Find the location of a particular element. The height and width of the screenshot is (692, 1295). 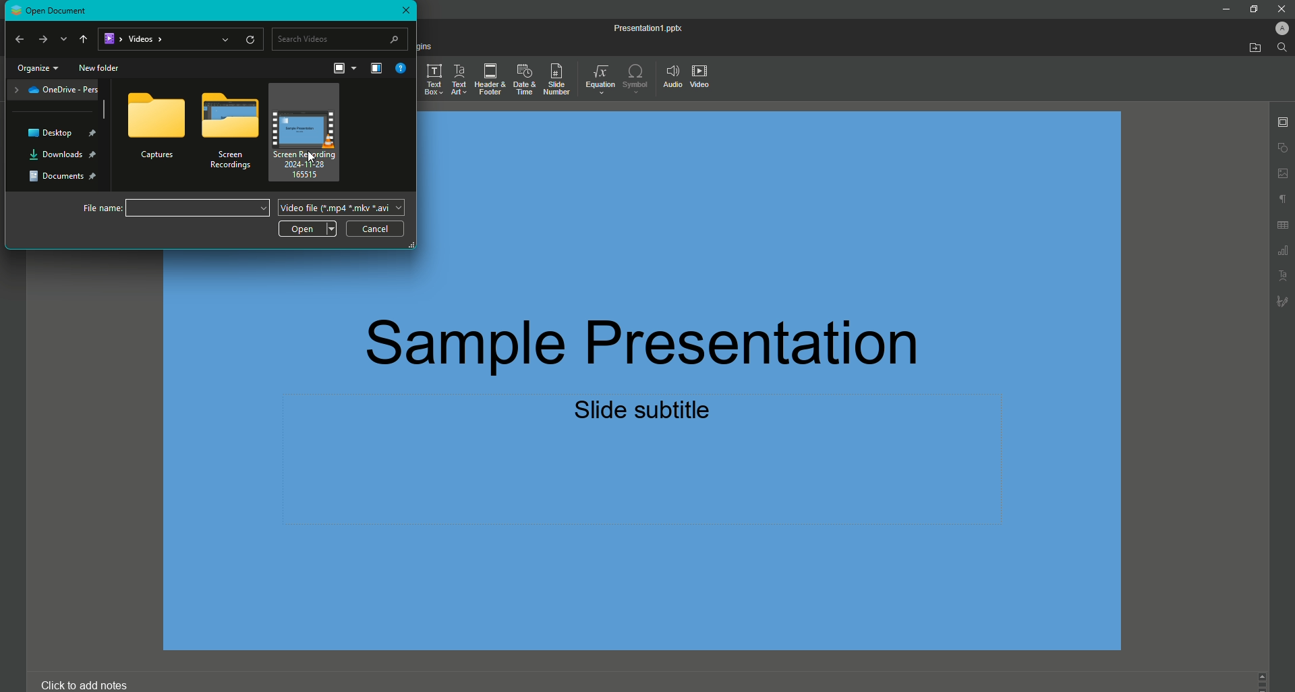

Audio is located at coordinates (671, 76).